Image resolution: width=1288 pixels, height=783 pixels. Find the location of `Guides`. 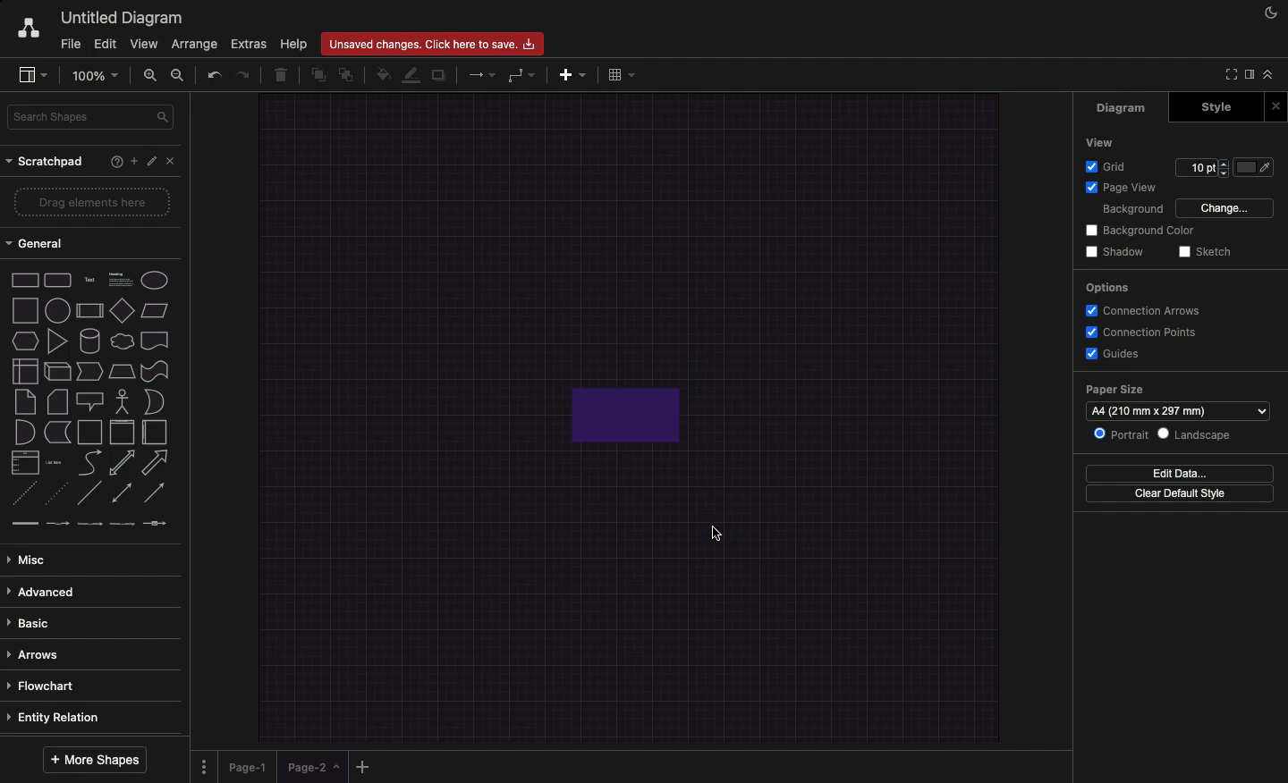

Guides is located at coordinates (1115, 356).